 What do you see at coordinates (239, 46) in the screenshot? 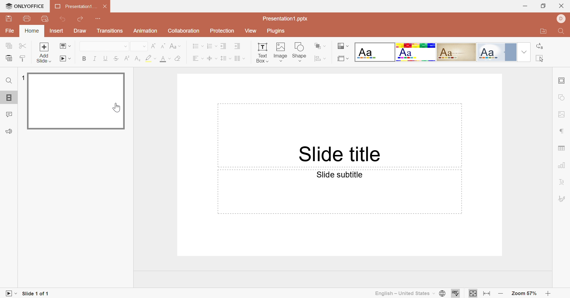
I see `Increase Indent` at bounding box center [239, 46].